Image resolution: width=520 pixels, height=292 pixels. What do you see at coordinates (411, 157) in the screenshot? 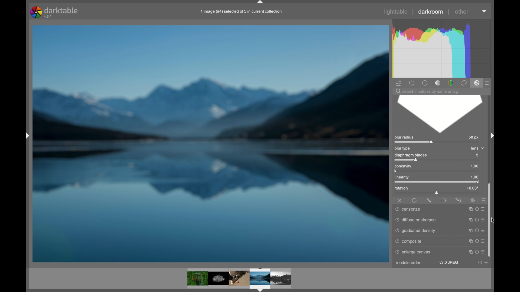
I see `diaphragm blades` at bounding box center [411, 157].